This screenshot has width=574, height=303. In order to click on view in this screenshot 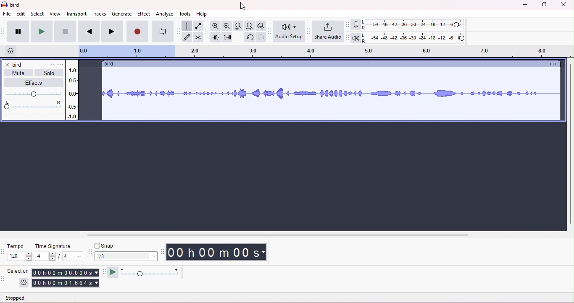, I will do `click(55, 13)`.